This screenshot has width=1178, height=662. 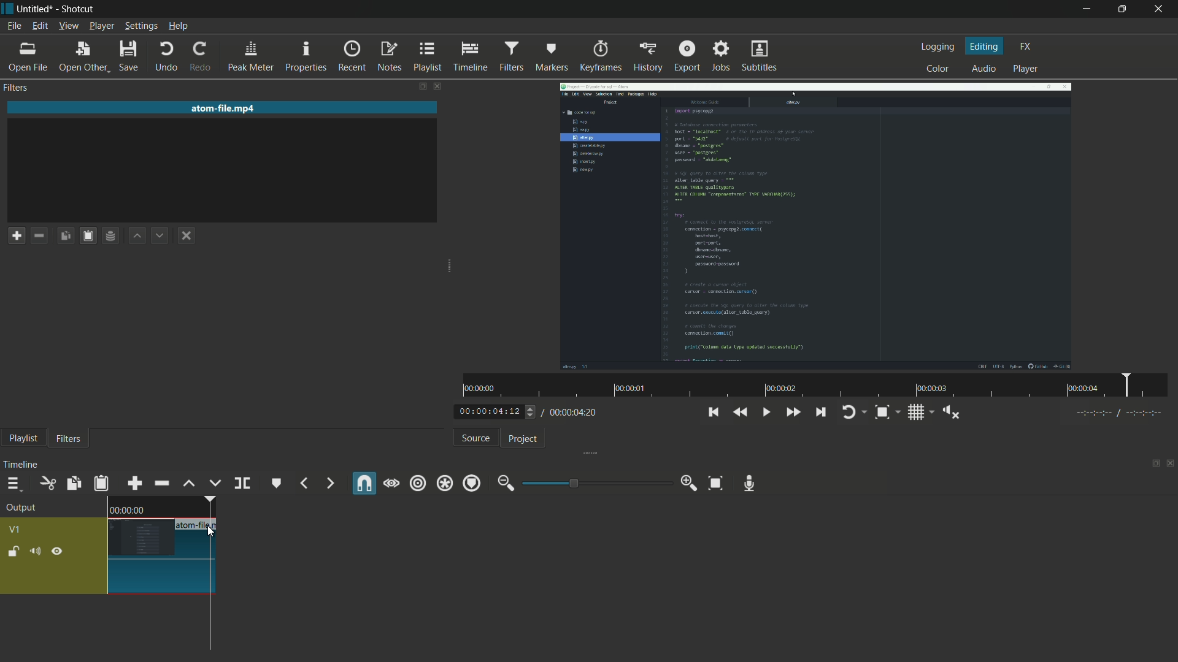 What do you see at coordinates (167, 56) in the screenshot?
I see `undo` at bounding box center [167, 56].